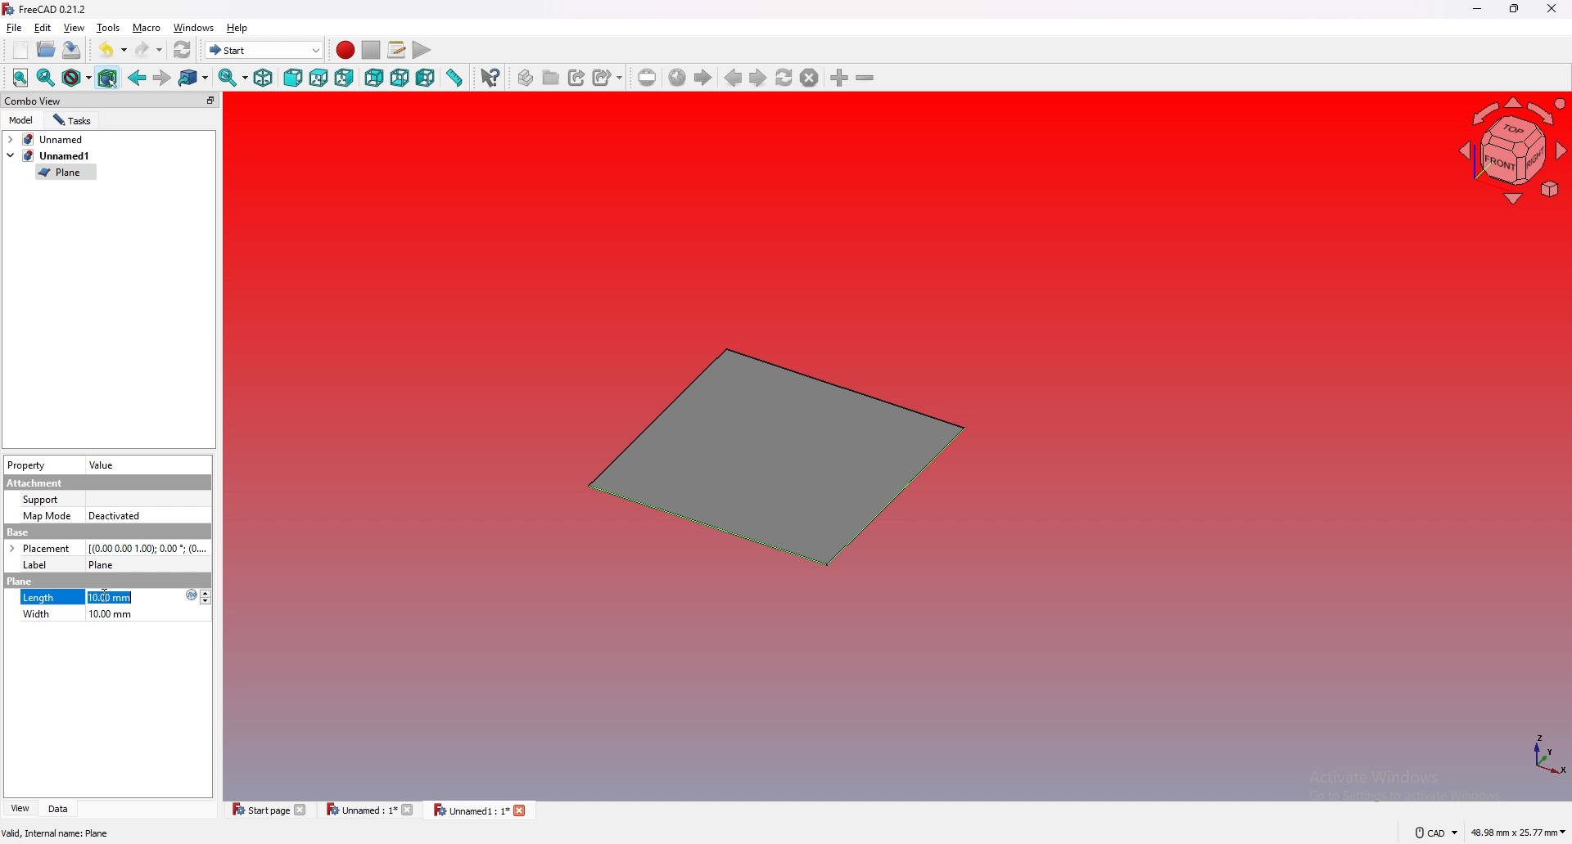 Image resolution: width=1572 pixels, height=844 pixels. I want to click on sync view, so click(233, 77).